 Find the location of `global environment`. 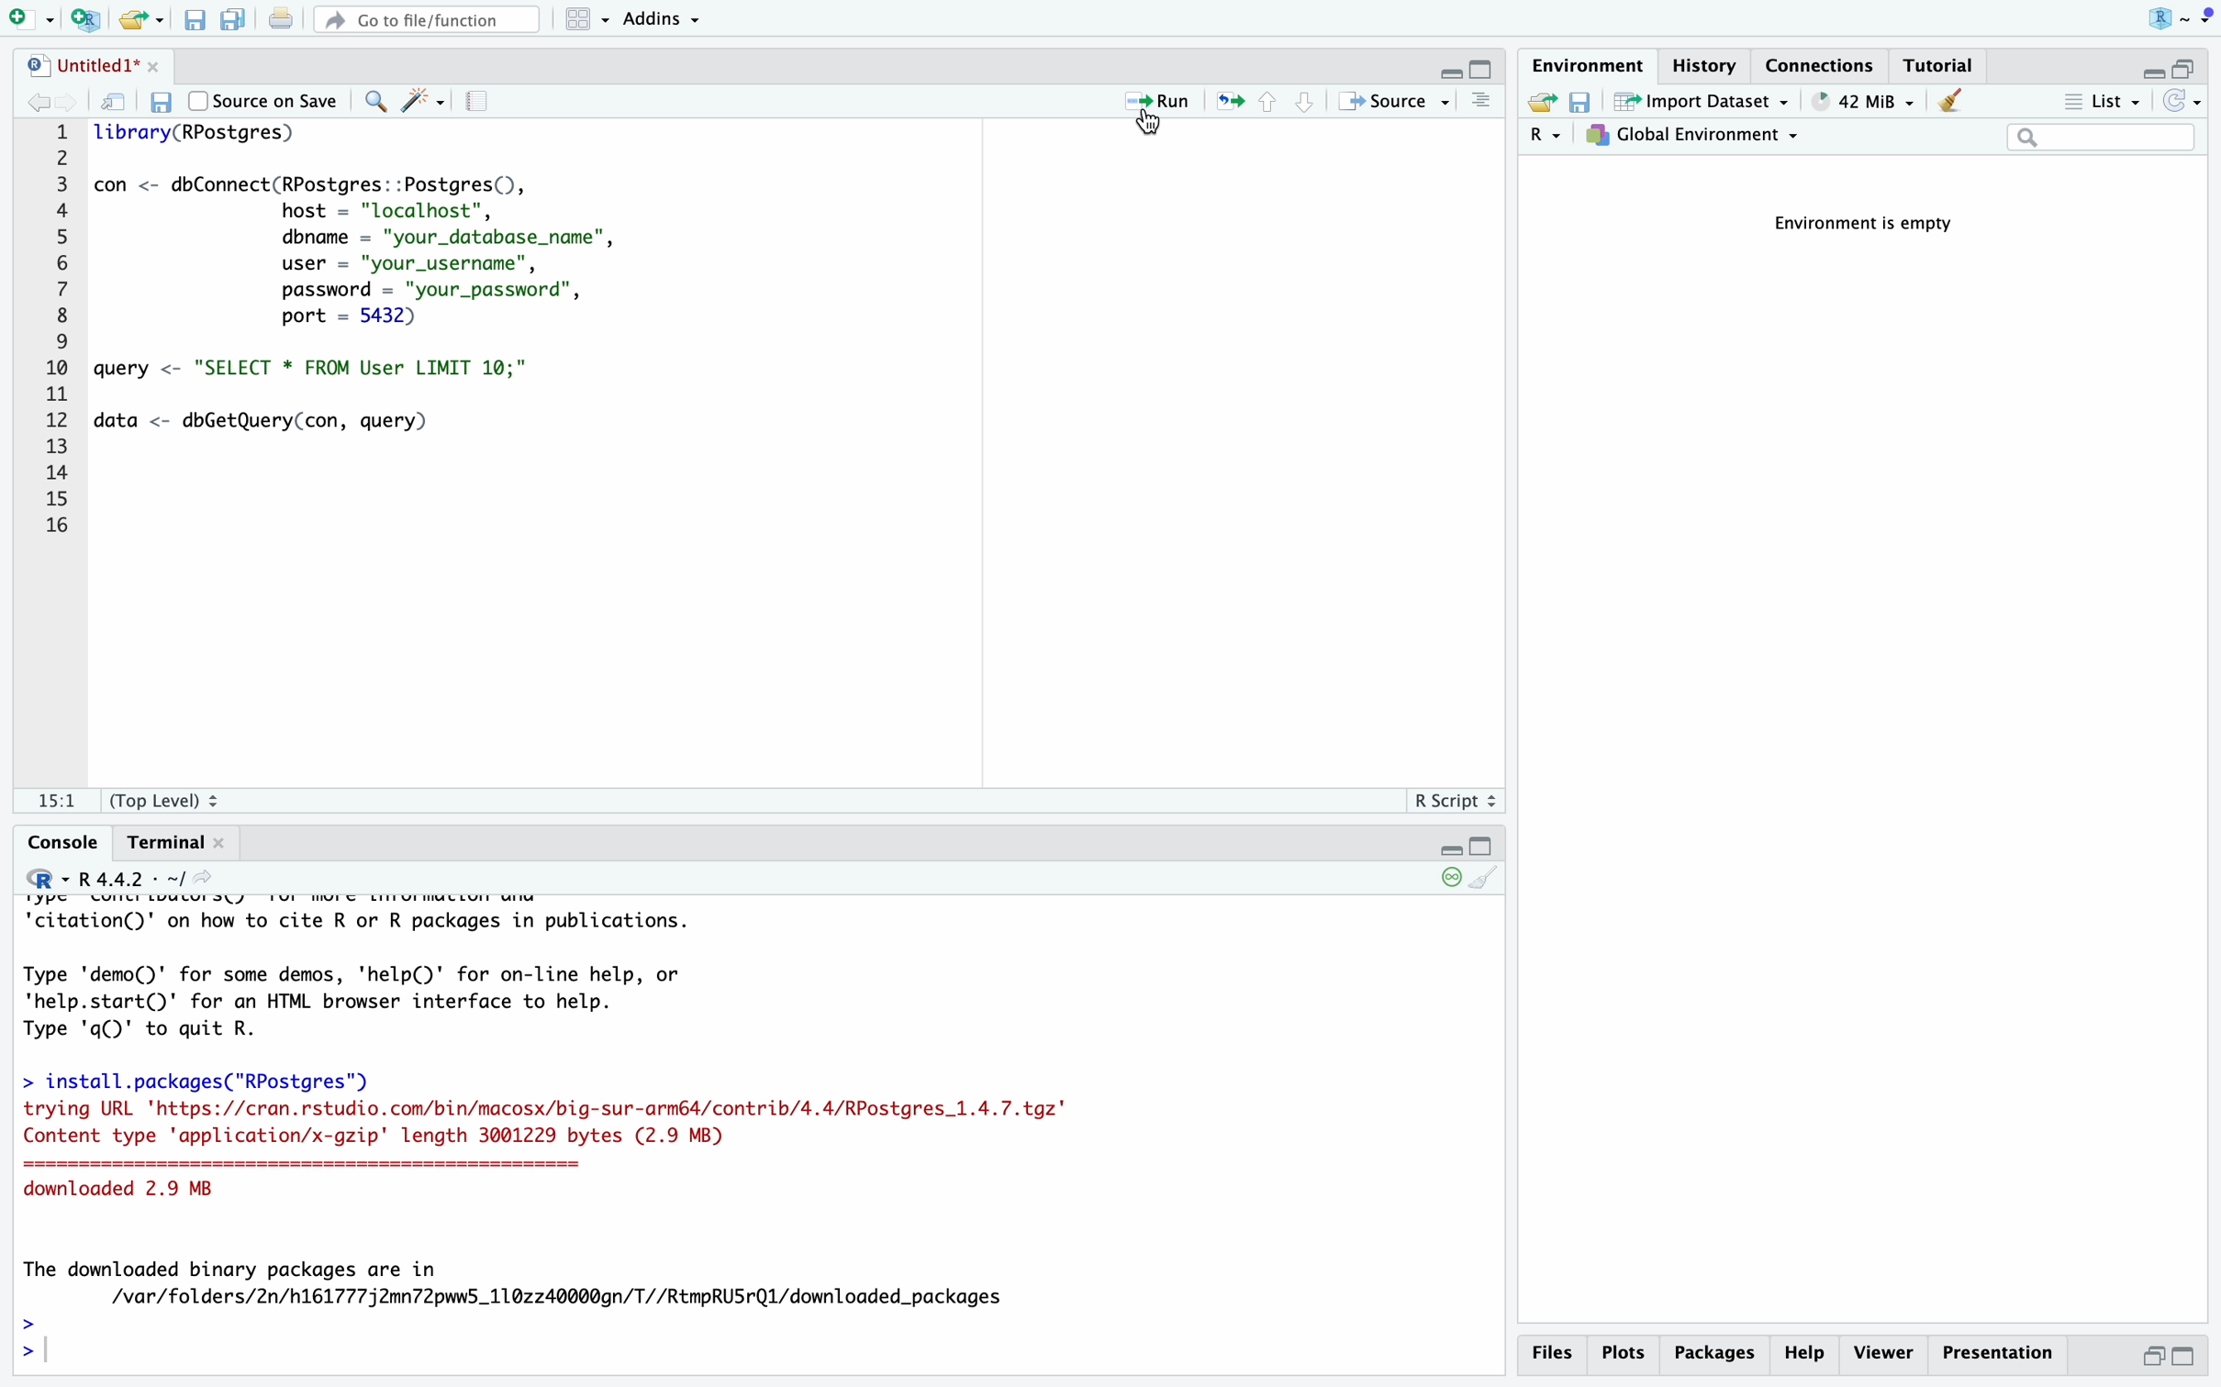

global environment is located at coordinates (1697, 139).